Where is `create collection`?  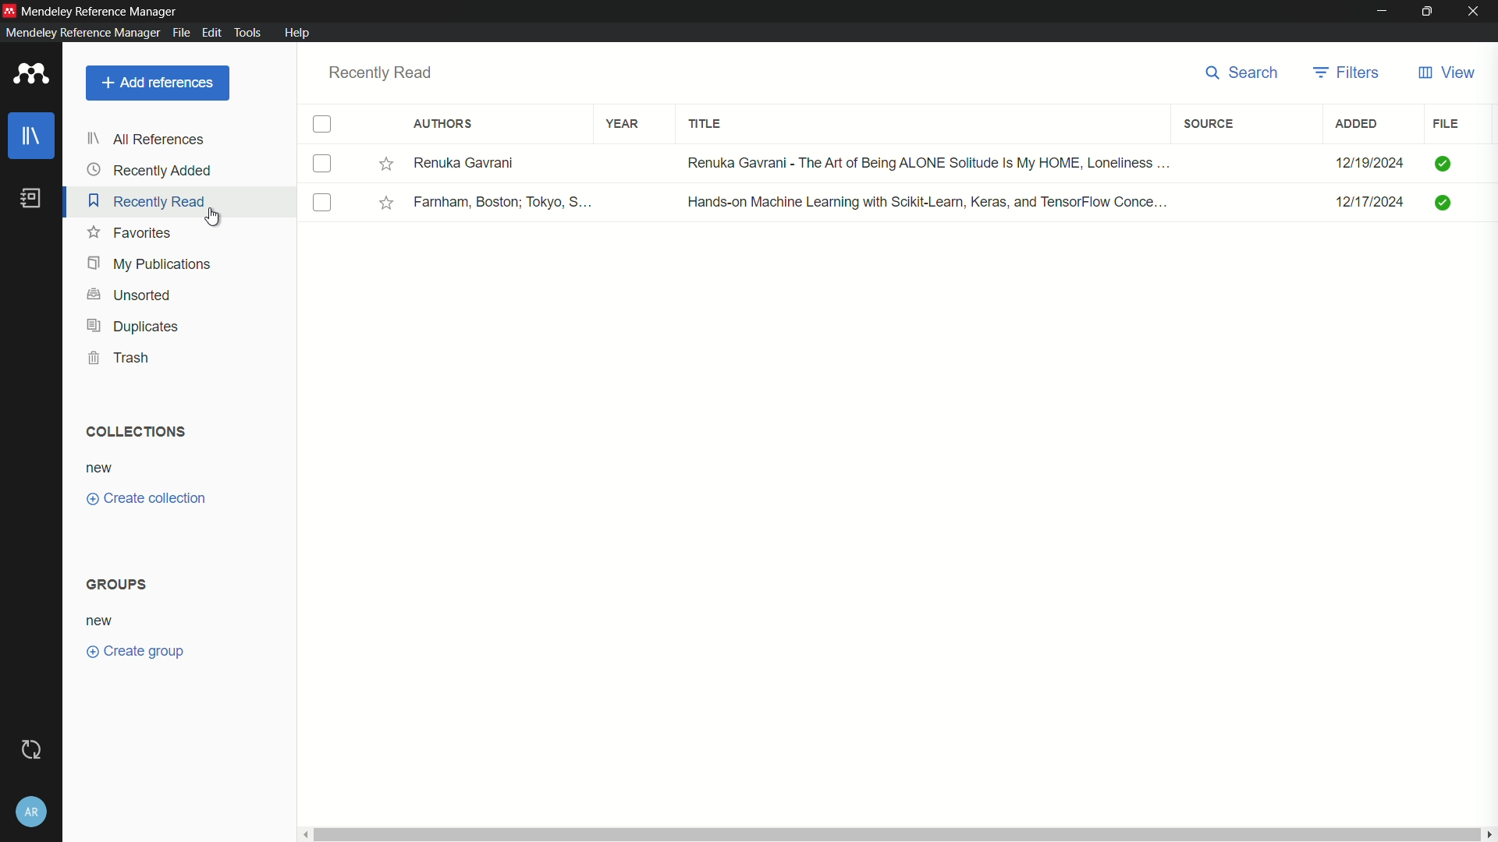
create collection is located at coordinates (144, 499).